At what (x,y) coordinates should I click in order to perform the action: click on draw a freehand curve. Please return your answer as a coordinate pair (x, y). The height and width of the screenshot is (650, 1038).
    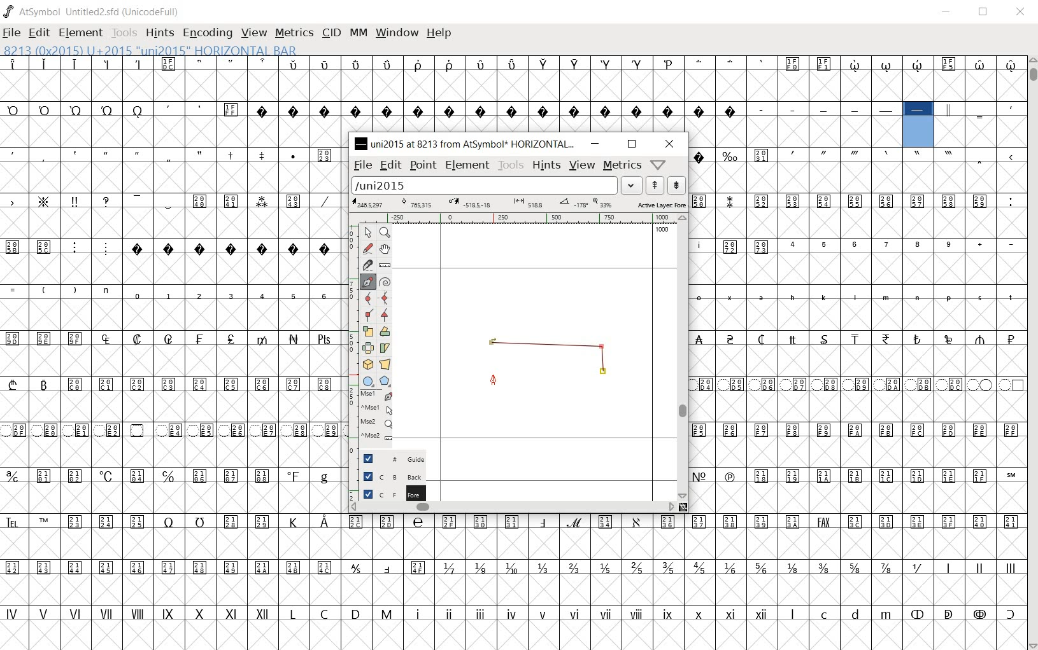
    Looking at the image, I should click on (367, 248).